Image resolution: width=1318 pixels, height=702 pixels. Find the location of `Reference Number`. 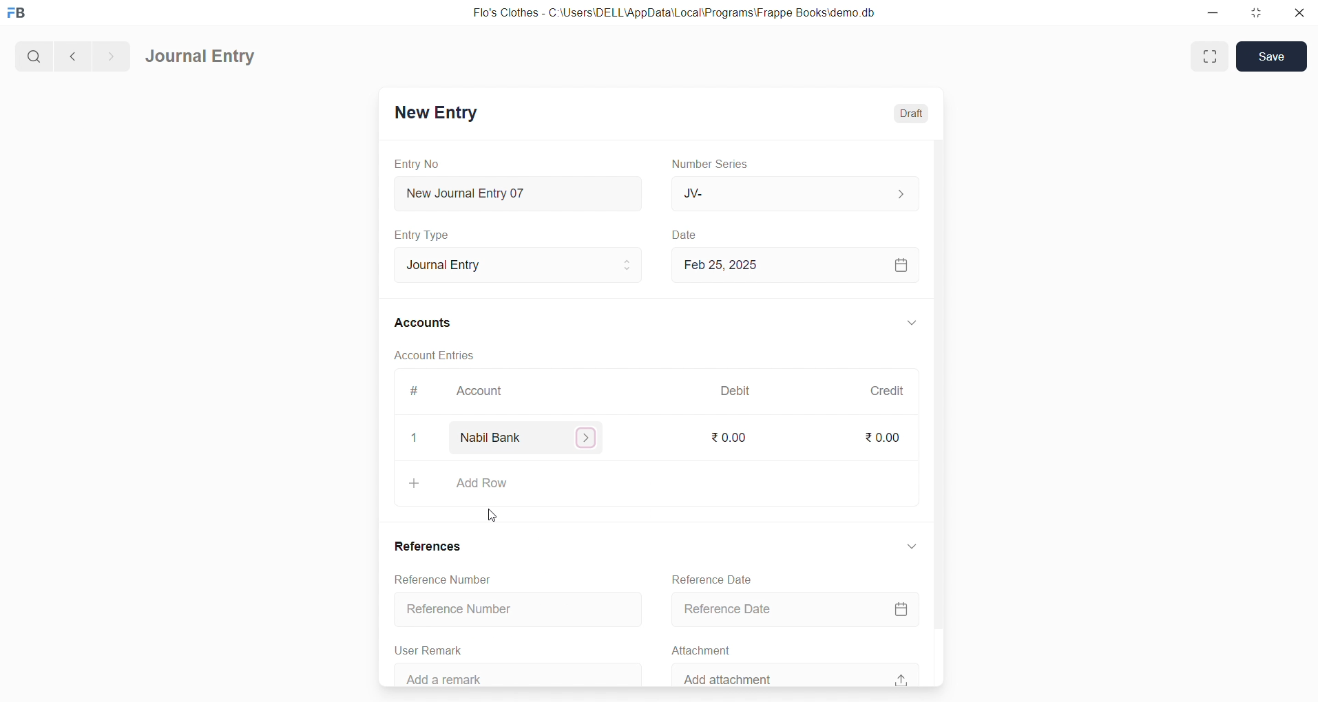

Reference Number is located at coordinates (450, 580).